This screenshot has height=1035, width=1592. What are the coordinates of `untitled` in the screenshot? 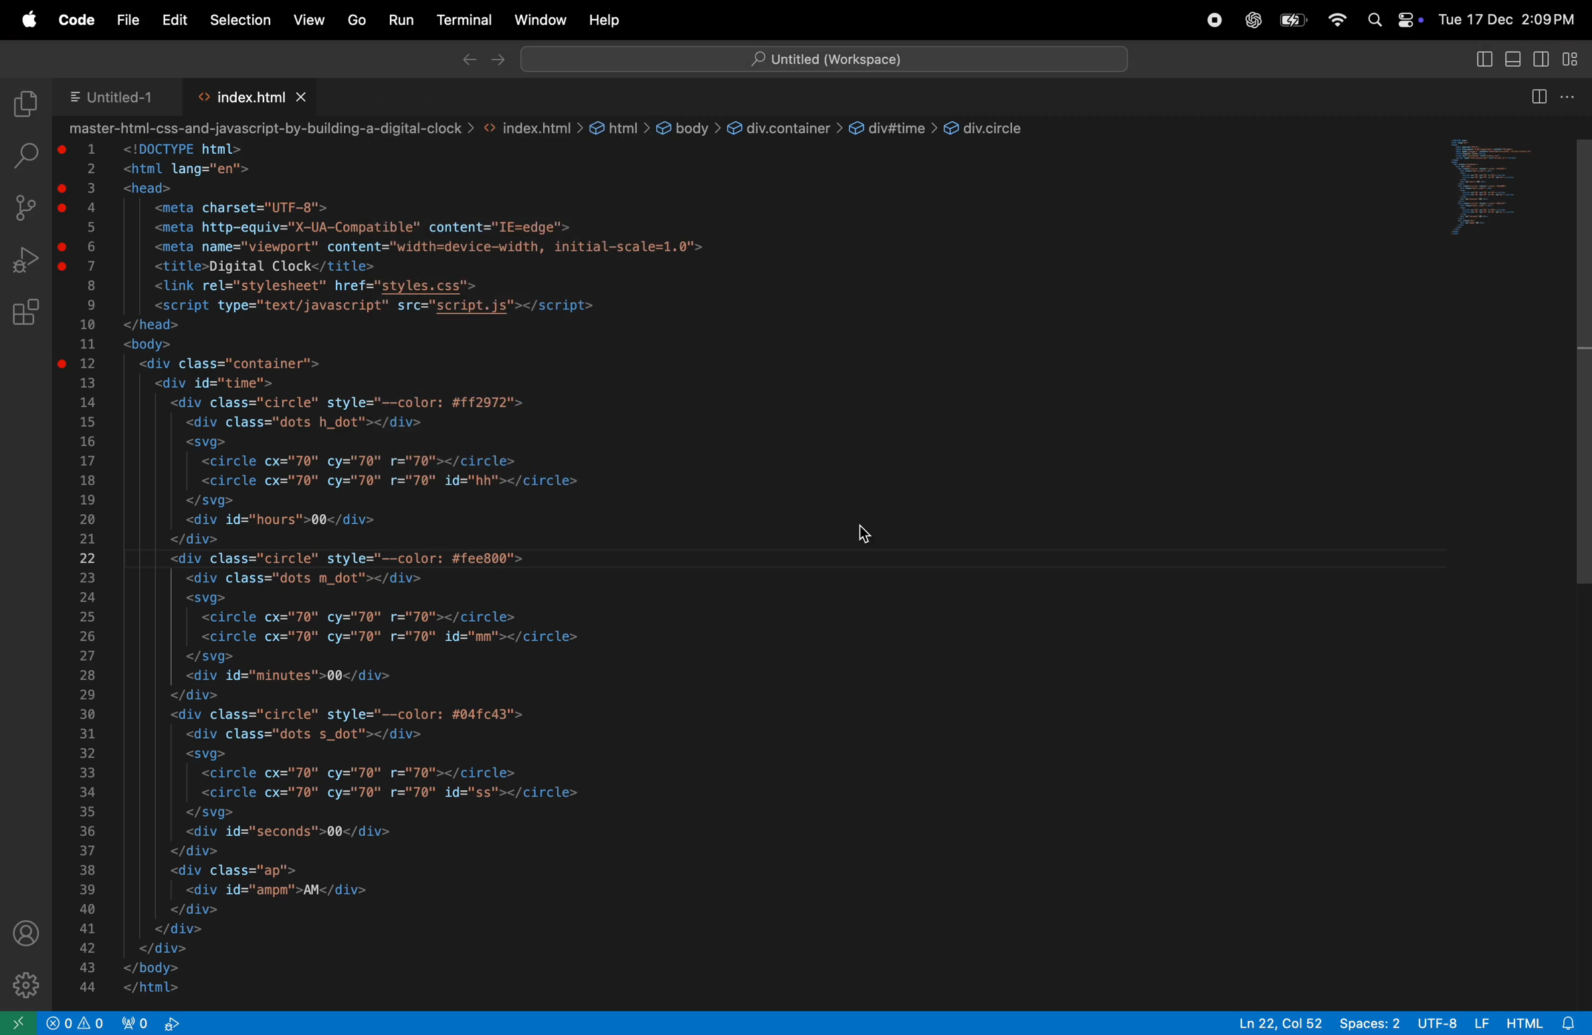 It's located at (113, 95).